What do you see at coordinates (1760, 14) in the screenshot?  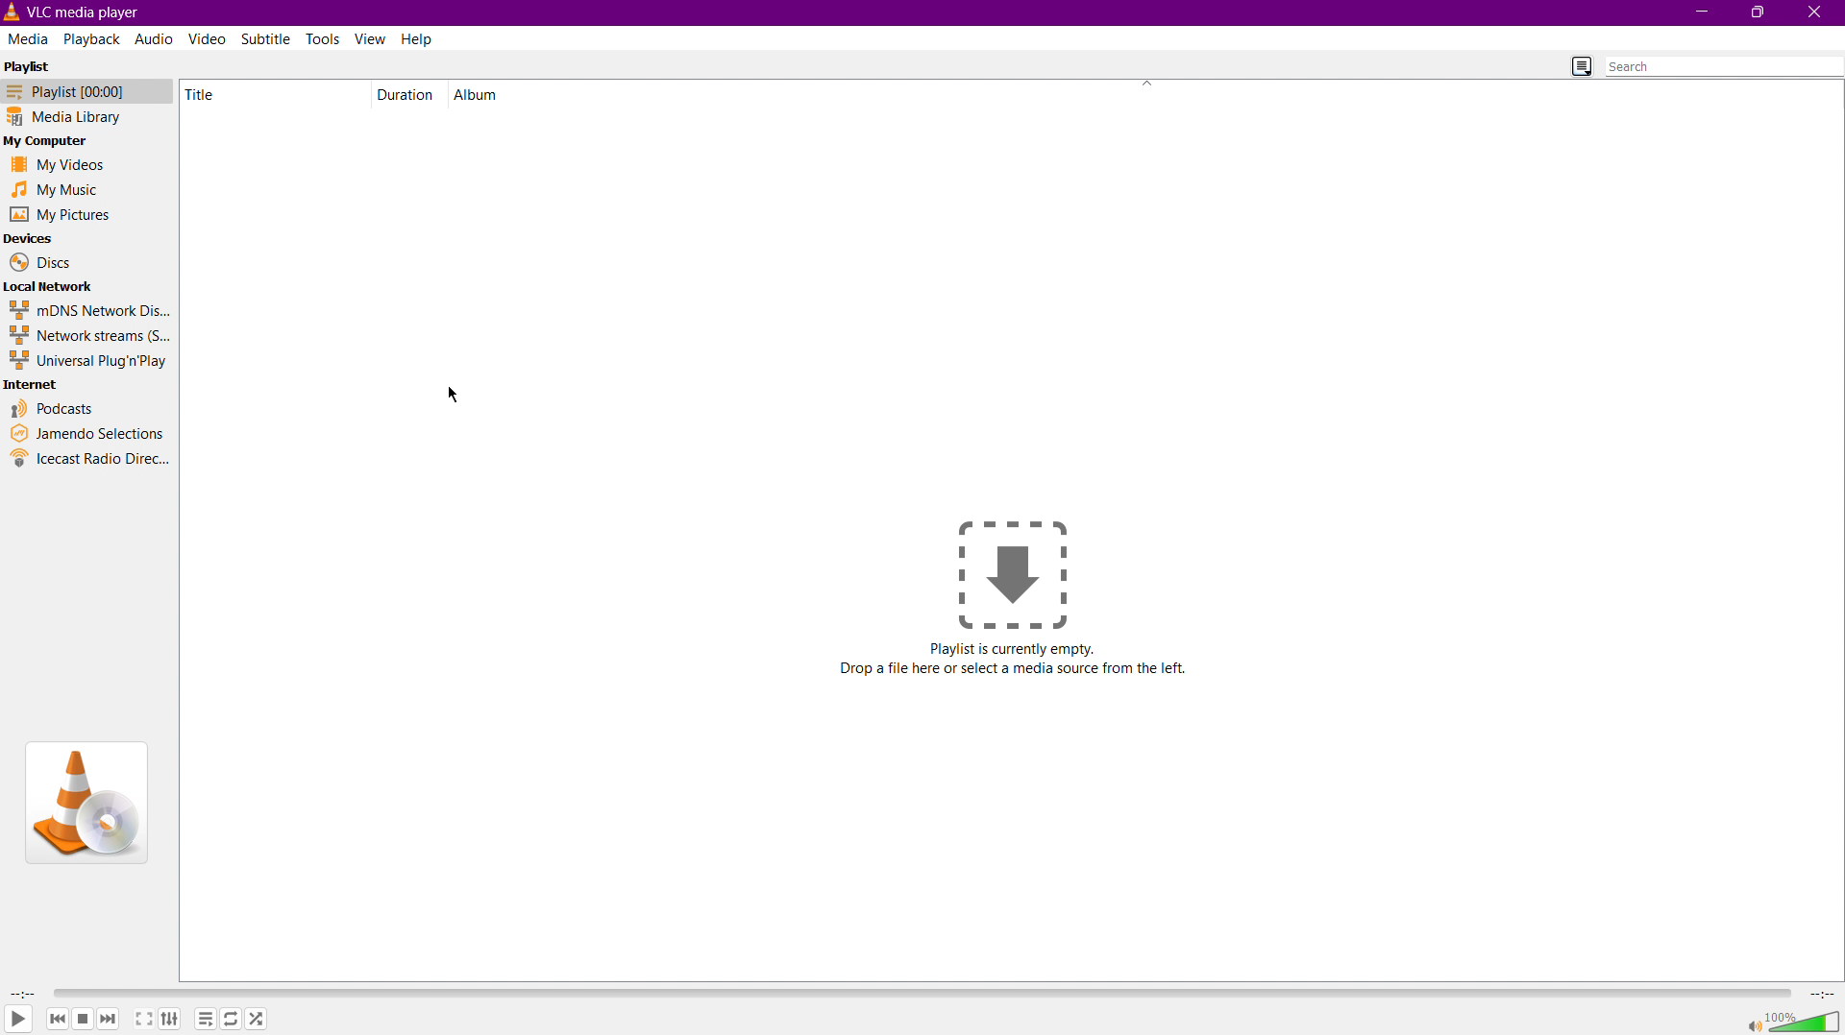 I see `Maximize` at bounding box center [1760, 14].